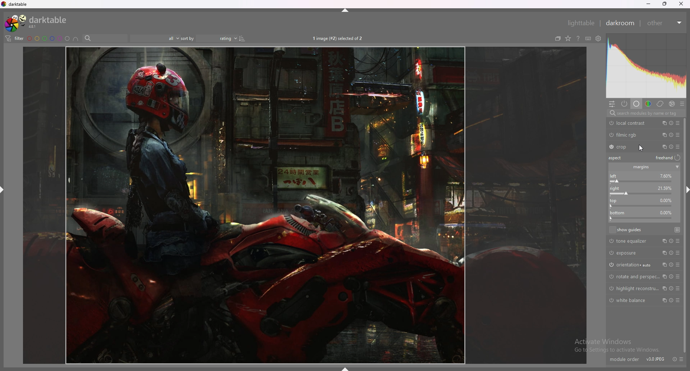  I want to click on reset, so click(671, 265).